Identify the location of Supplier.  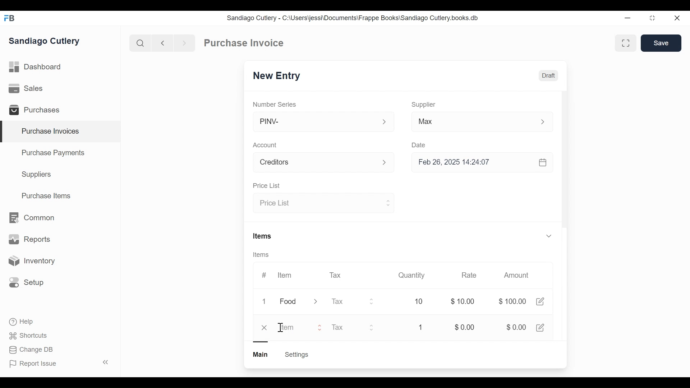
(424, 105).